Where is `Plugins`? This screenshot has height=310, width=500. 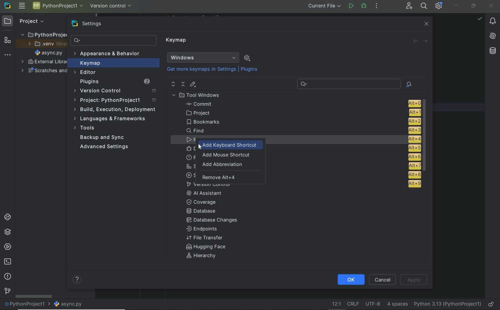
Plugins is located at coordinates (114, 82).